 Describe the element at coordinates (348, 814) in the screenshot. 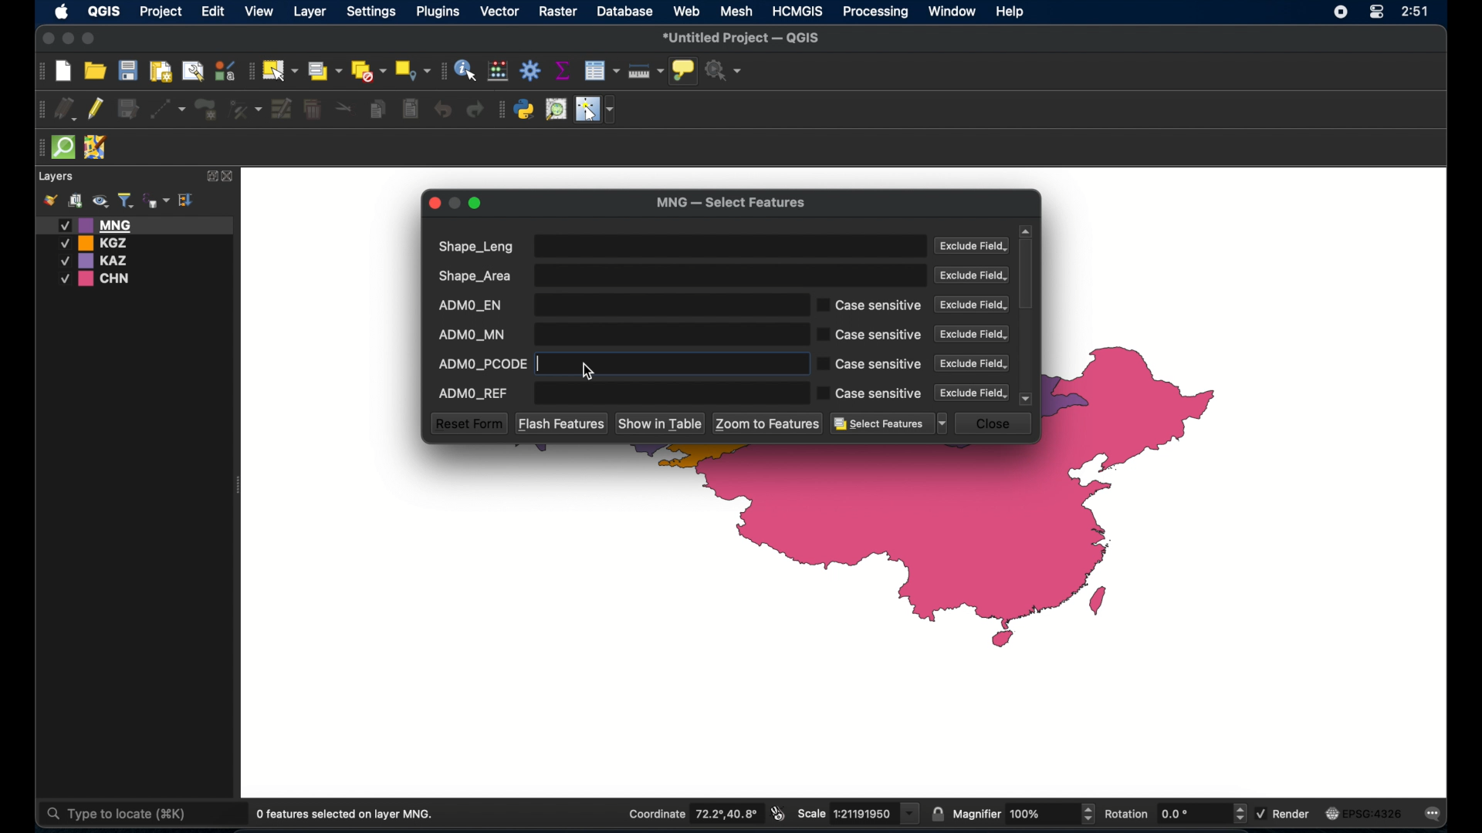

I see `0 features selected on layer MNG.` at that location.